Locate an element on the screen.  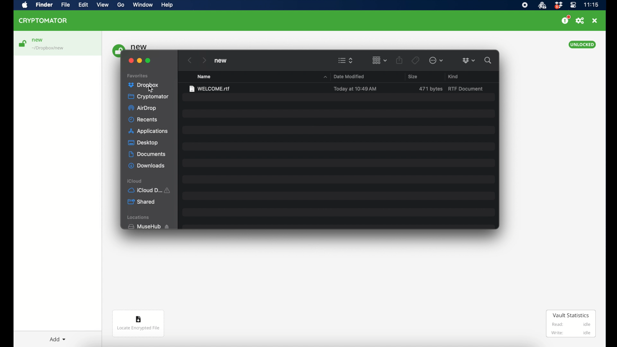
iCloud is located at coordinates (135, 181).